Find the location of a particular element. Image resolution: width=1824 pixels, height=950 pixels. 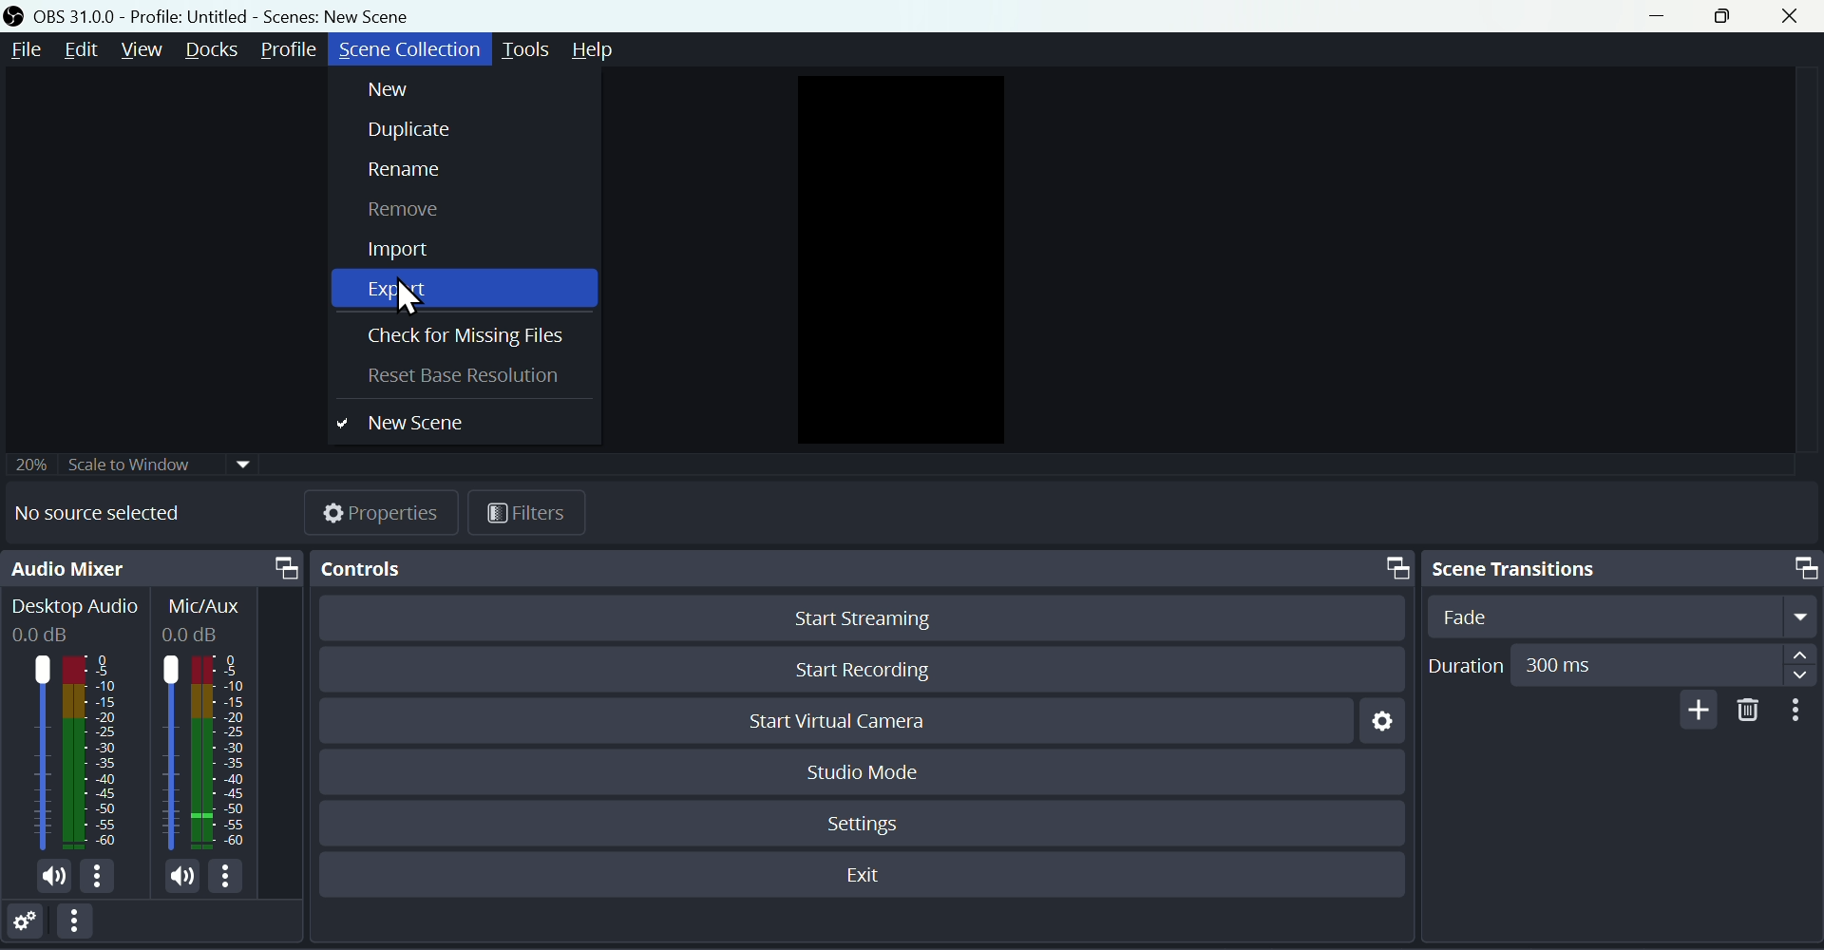

minimise is located at coordinates (1663, 18).